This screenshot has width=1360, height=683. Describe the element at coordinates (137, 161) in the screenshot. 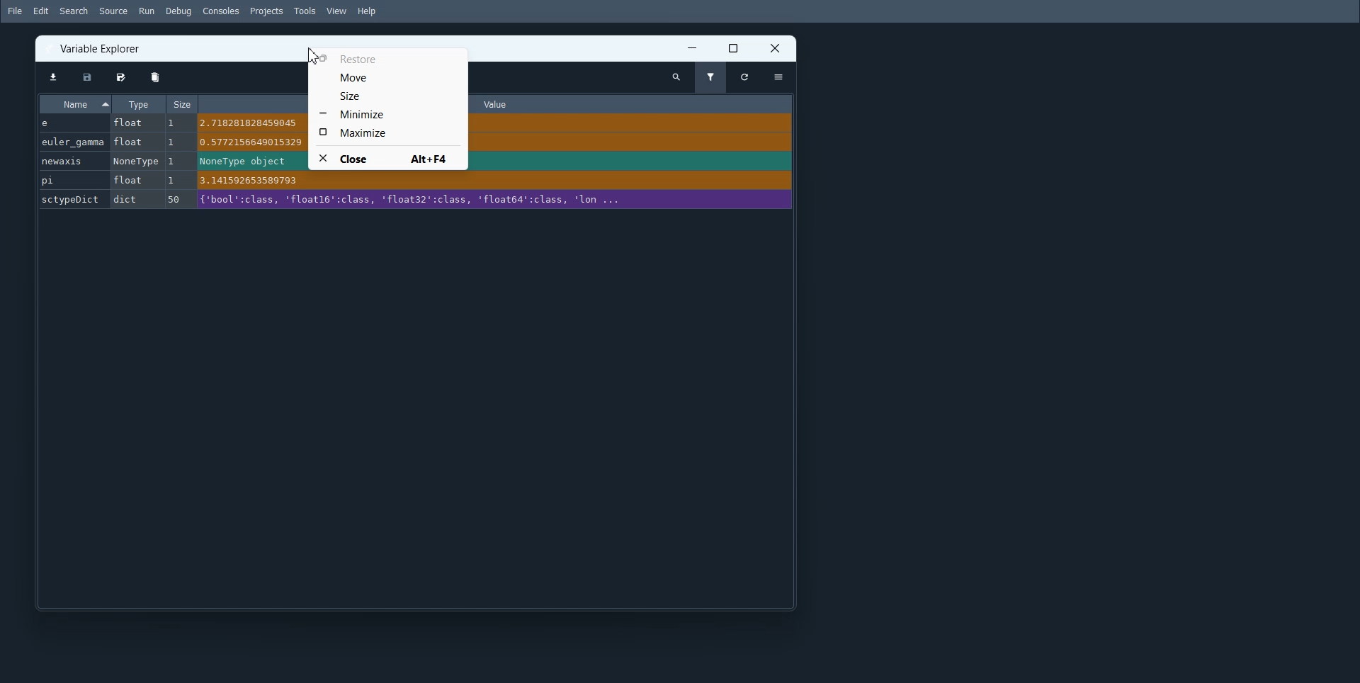

I see `Nonetype` at that location.